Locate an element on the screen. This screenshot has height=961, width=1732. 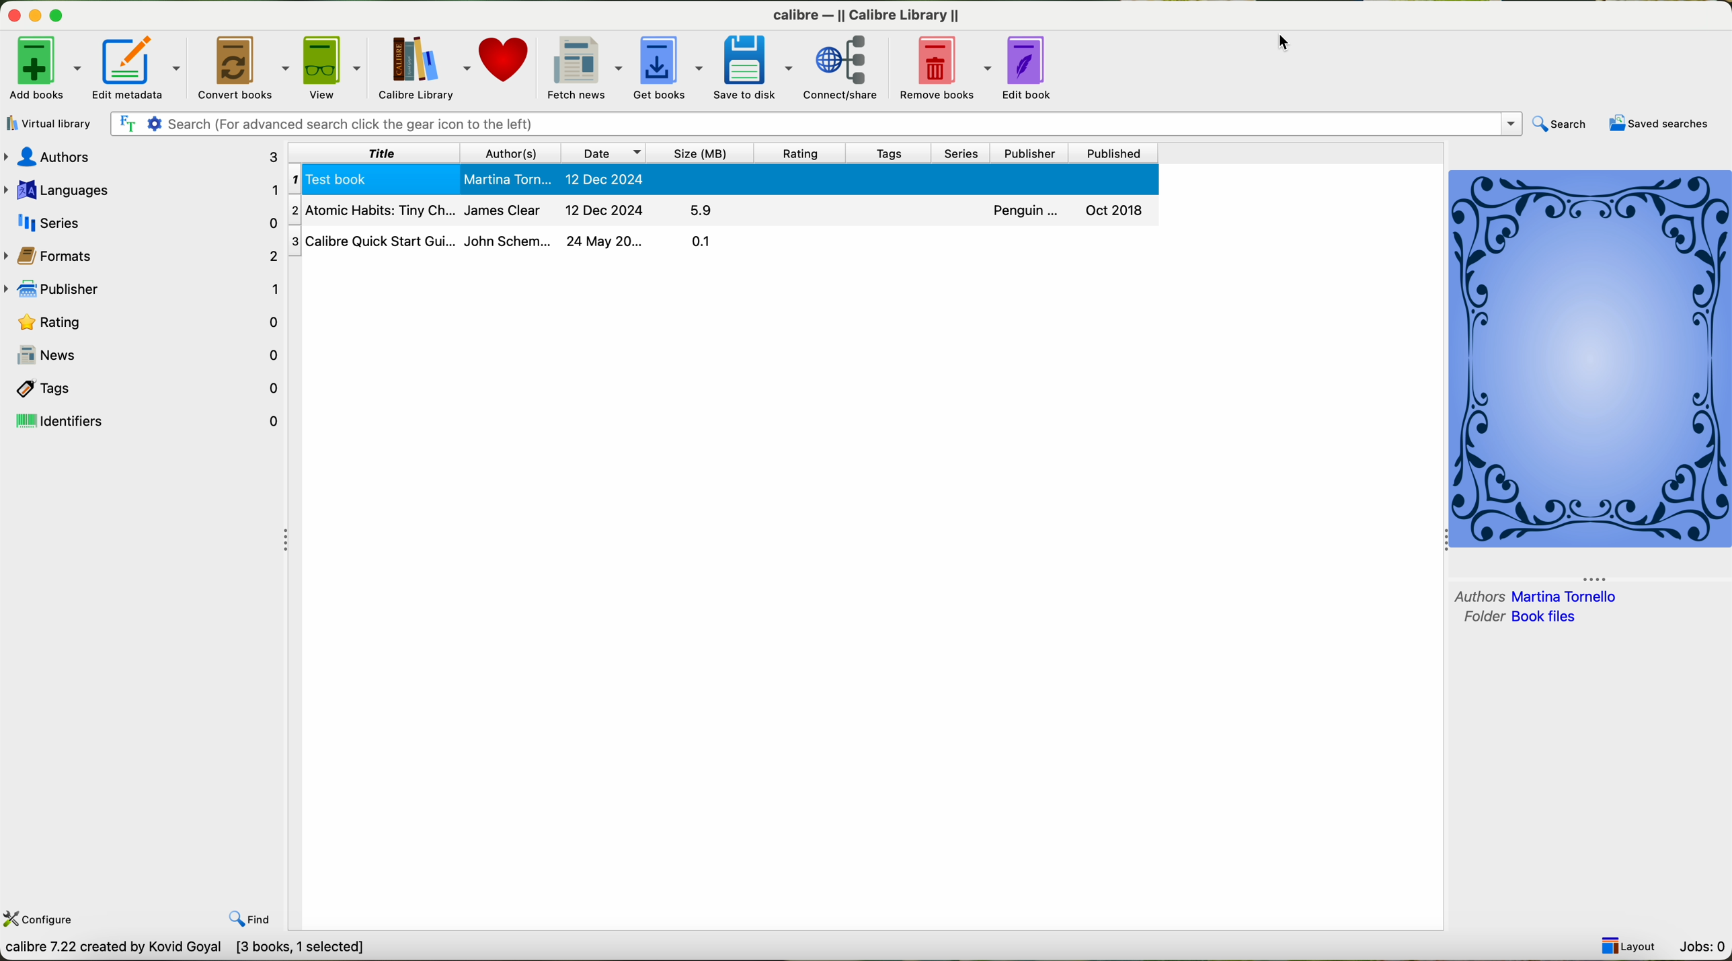
maximize is located at coordinates (58, 14).